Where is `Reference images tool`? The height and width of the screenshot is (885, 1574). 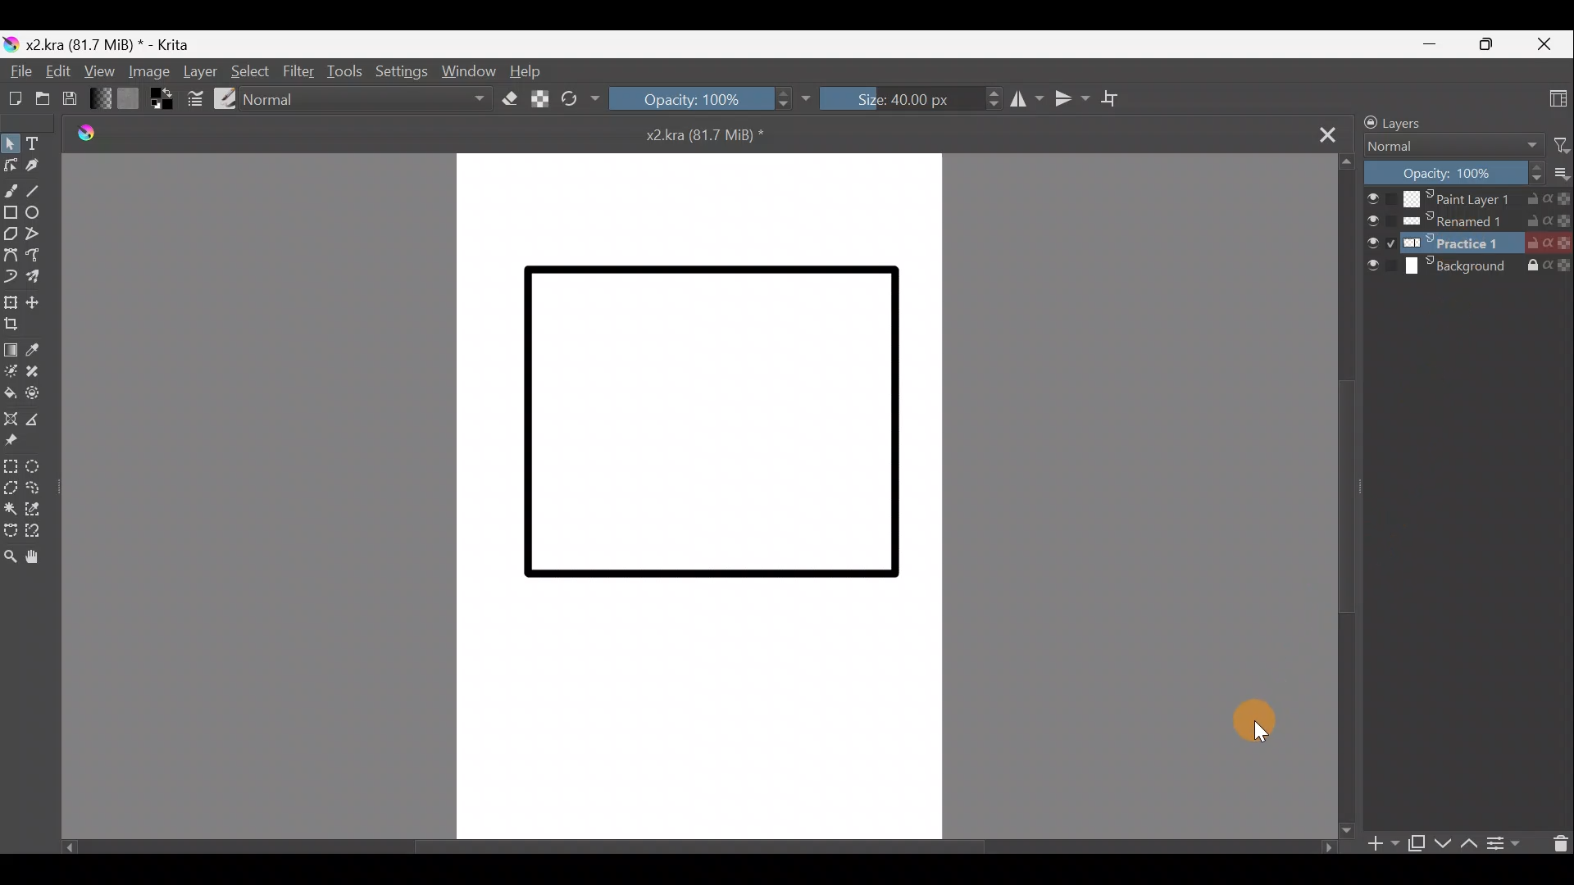
Reference images tool is located at coordinates (20, 443).